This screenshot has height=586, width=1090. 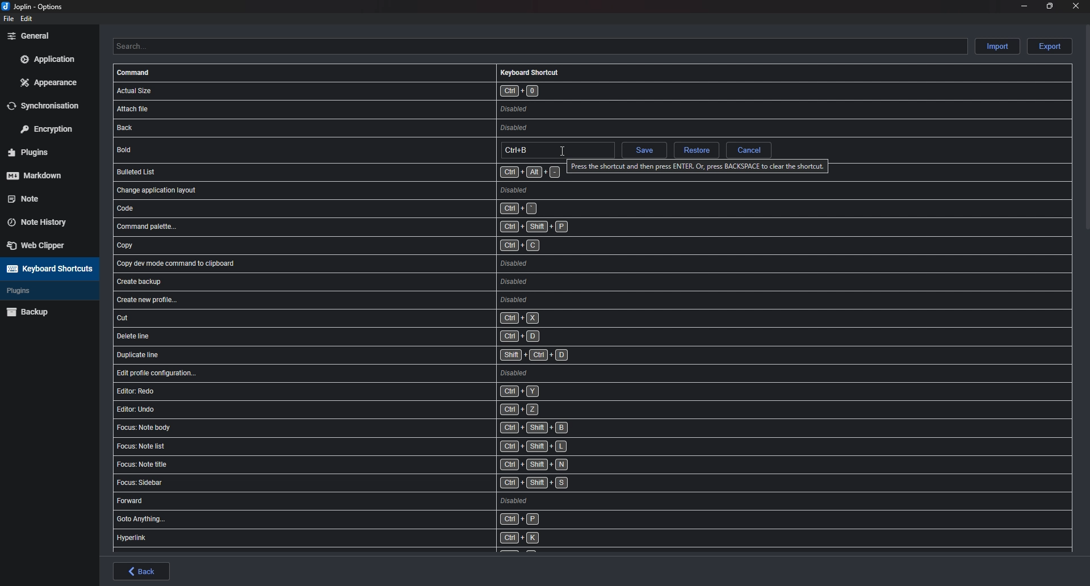 I want to click on options, so click(x=35, y=7).